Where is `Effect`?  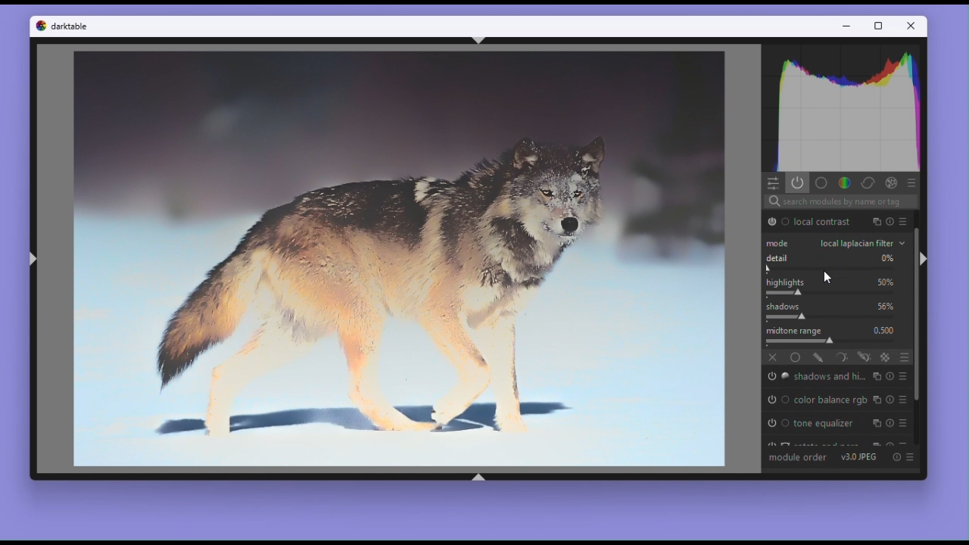
Effect is located at coordinates (890, 183).